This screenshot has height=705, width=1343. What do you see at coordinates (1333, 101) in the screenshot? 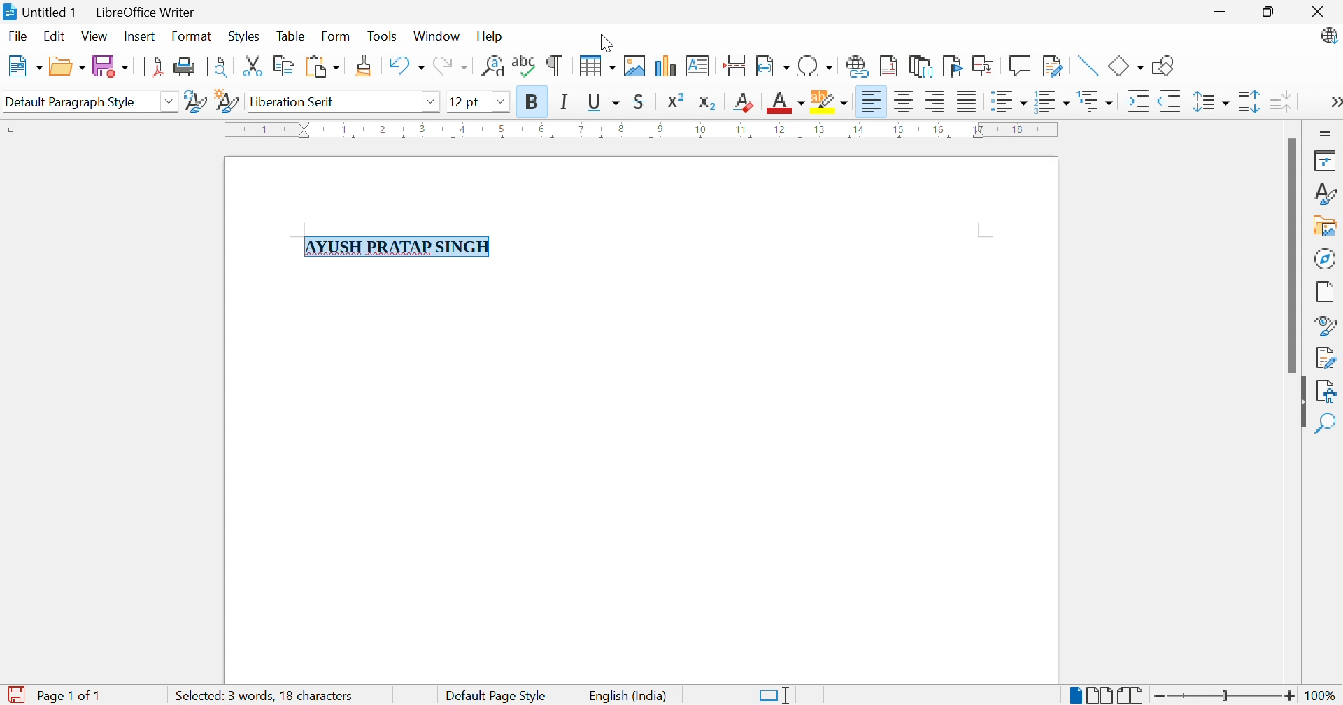
I see `More` at bounding box center [1333, 101].